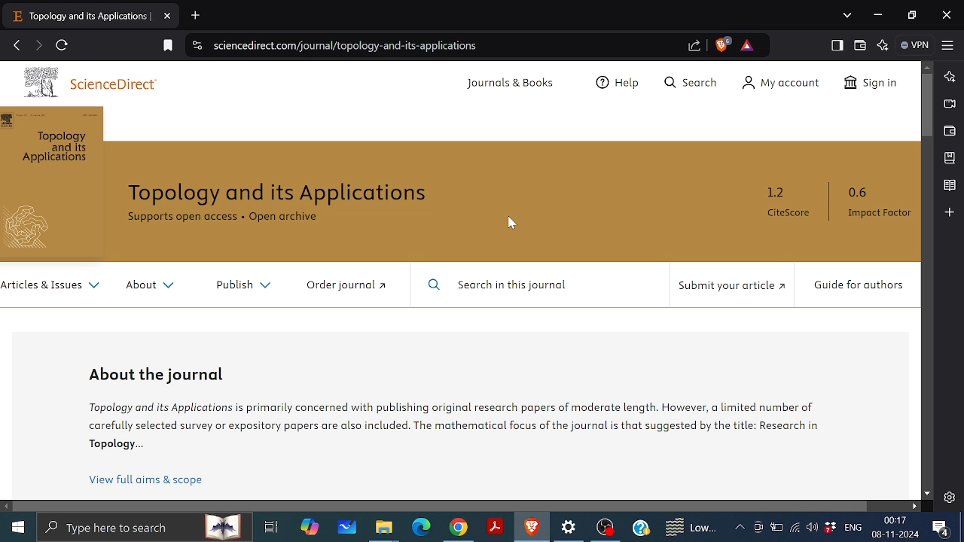 Image resolution: width=964 pixels, height=542 pixels. I want to click on ENG, so click(854, 527).